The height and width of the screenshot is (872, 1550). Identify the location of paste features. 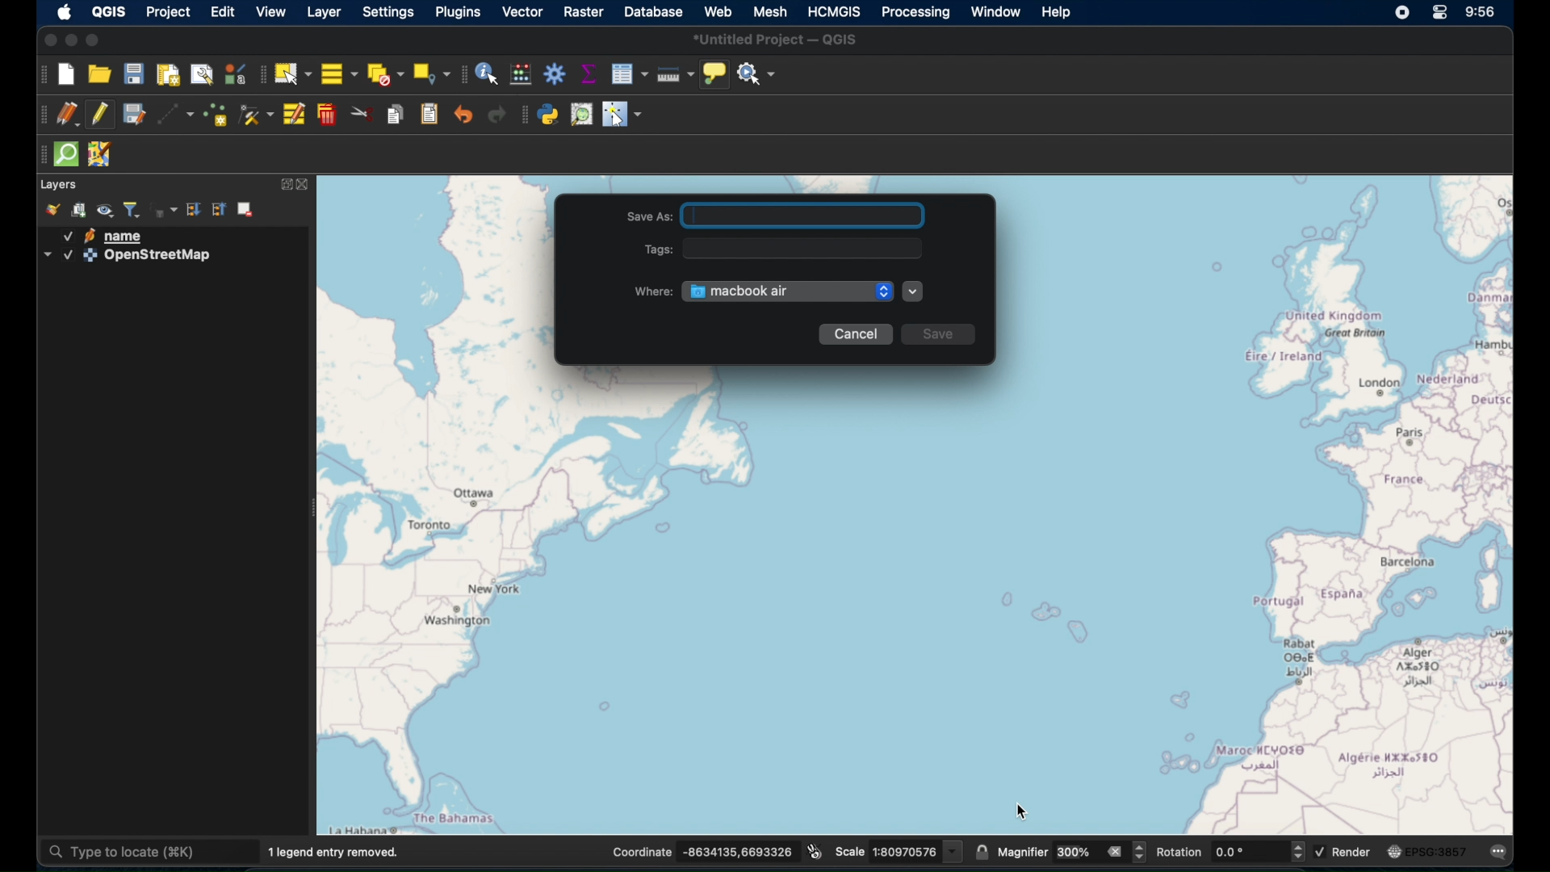
(430, 115).